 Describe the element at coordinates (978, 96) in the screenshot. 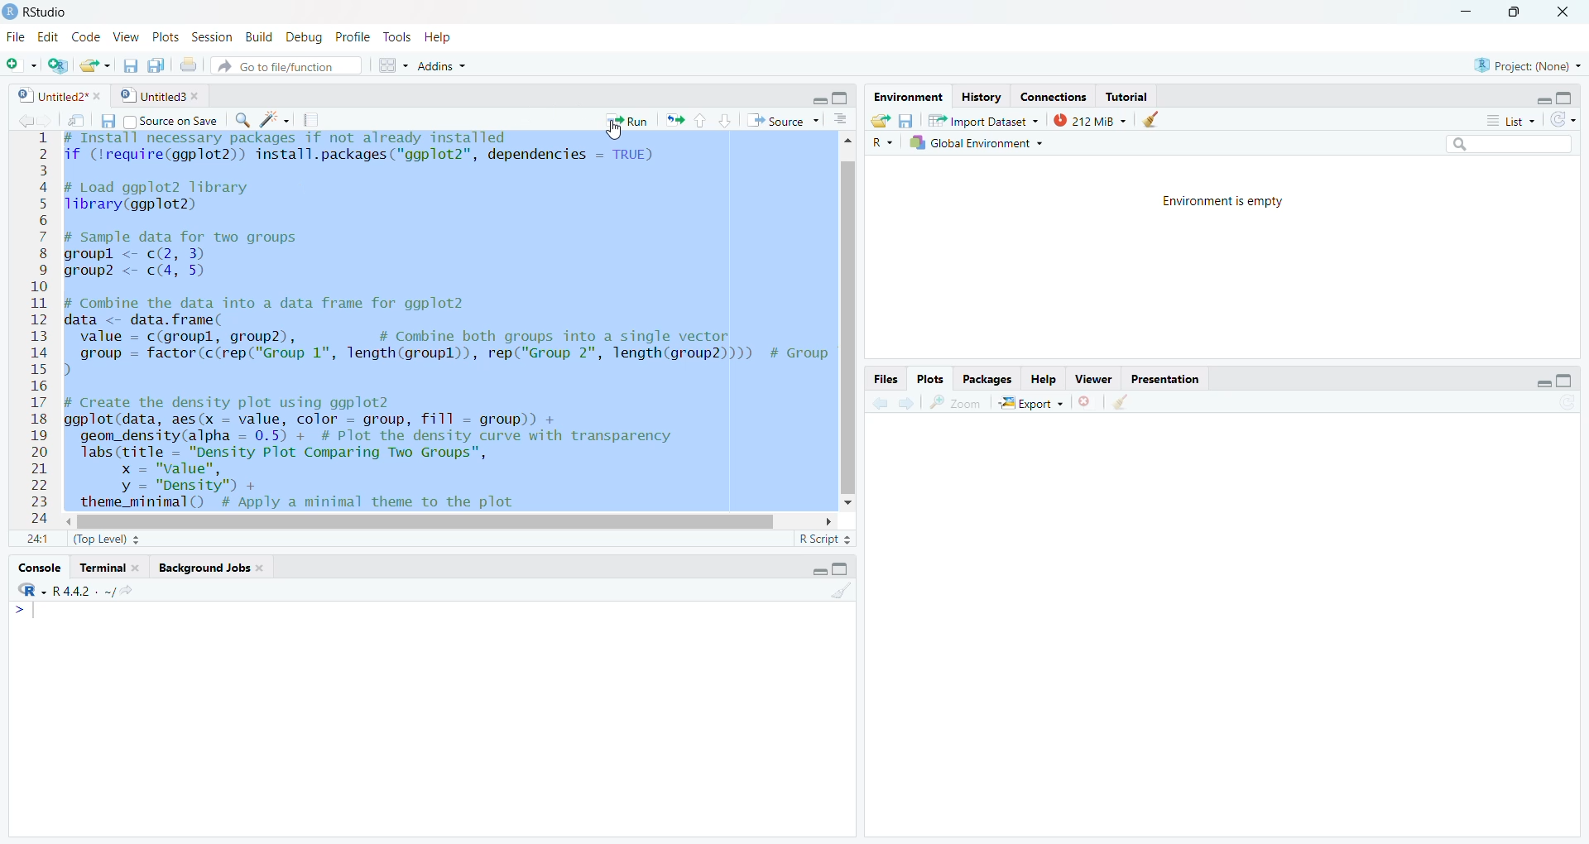

I see `history` at that location.